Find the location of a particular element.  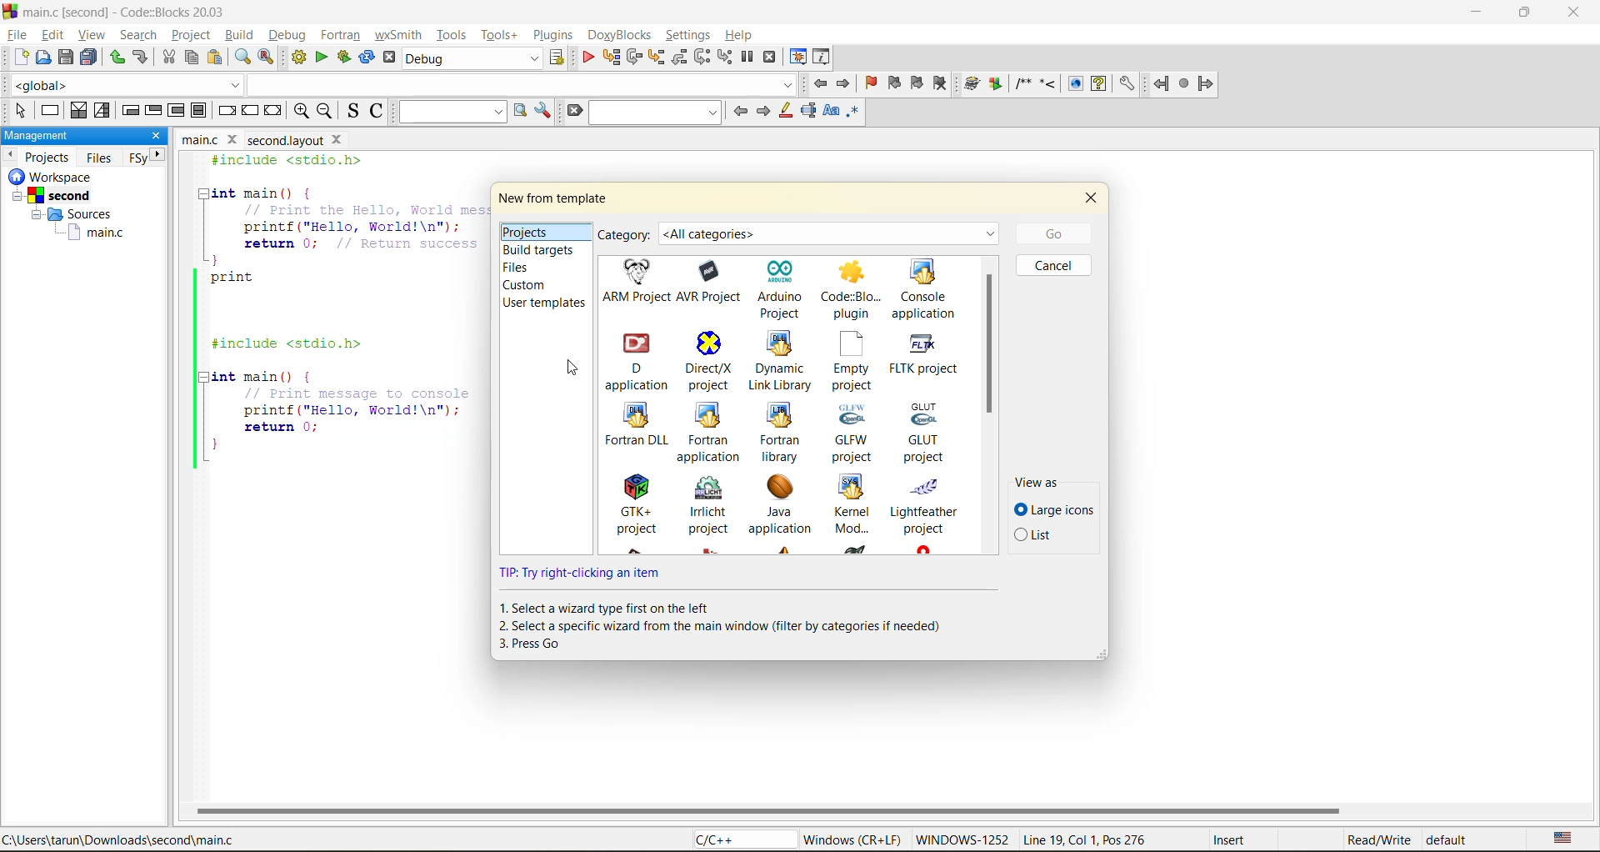

text language is located at coordinates (1563, 839).